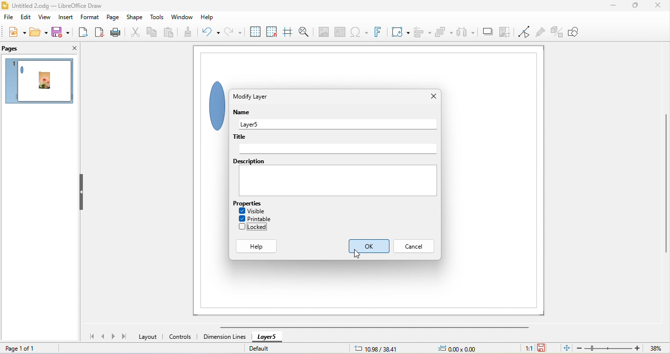 The height and width of the screenshot is (354, 670). Describe the element at coordinates (633, 7) in the screenshot. I see `maximize` at that location.